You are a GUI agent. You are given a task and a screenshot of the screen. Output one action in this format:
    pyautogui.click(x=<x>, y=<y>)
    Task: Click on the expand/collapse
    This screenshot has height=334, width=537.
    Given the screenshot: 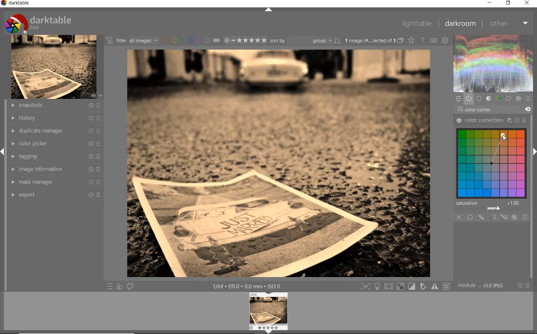 What is the action you would take?
    pyautogui.click(x=534, y=152)
    